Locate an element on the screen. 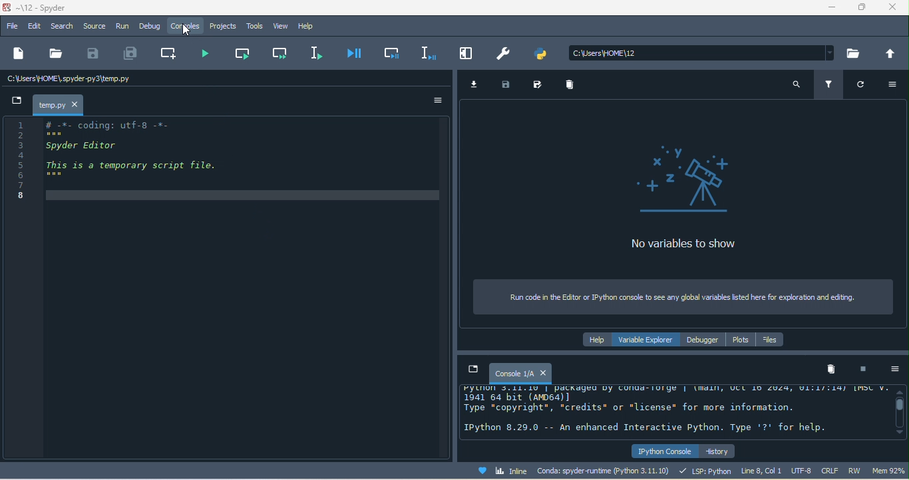 The width and height of the screenshot is (909, 480). file is located at coordinates (12, 27).